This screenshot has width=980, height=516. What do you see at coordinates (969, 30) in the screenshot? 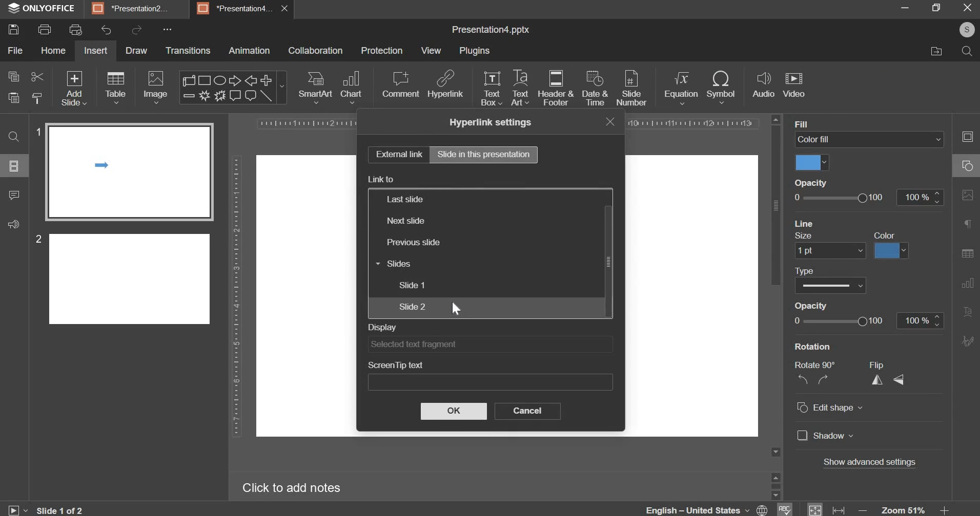
I see `s` at bounding box center [969, 30].